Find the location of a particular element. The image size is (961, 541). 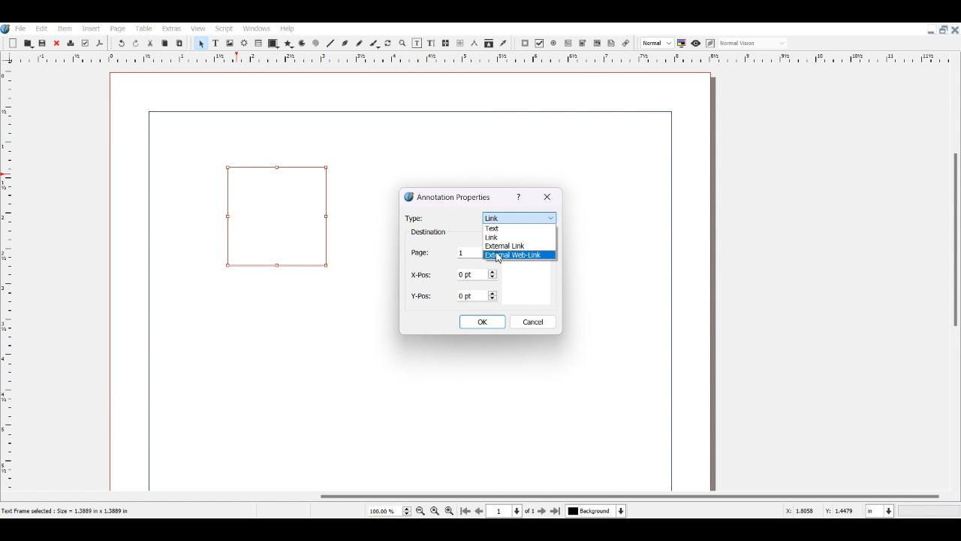

Close is located at coordinates (955, 29).